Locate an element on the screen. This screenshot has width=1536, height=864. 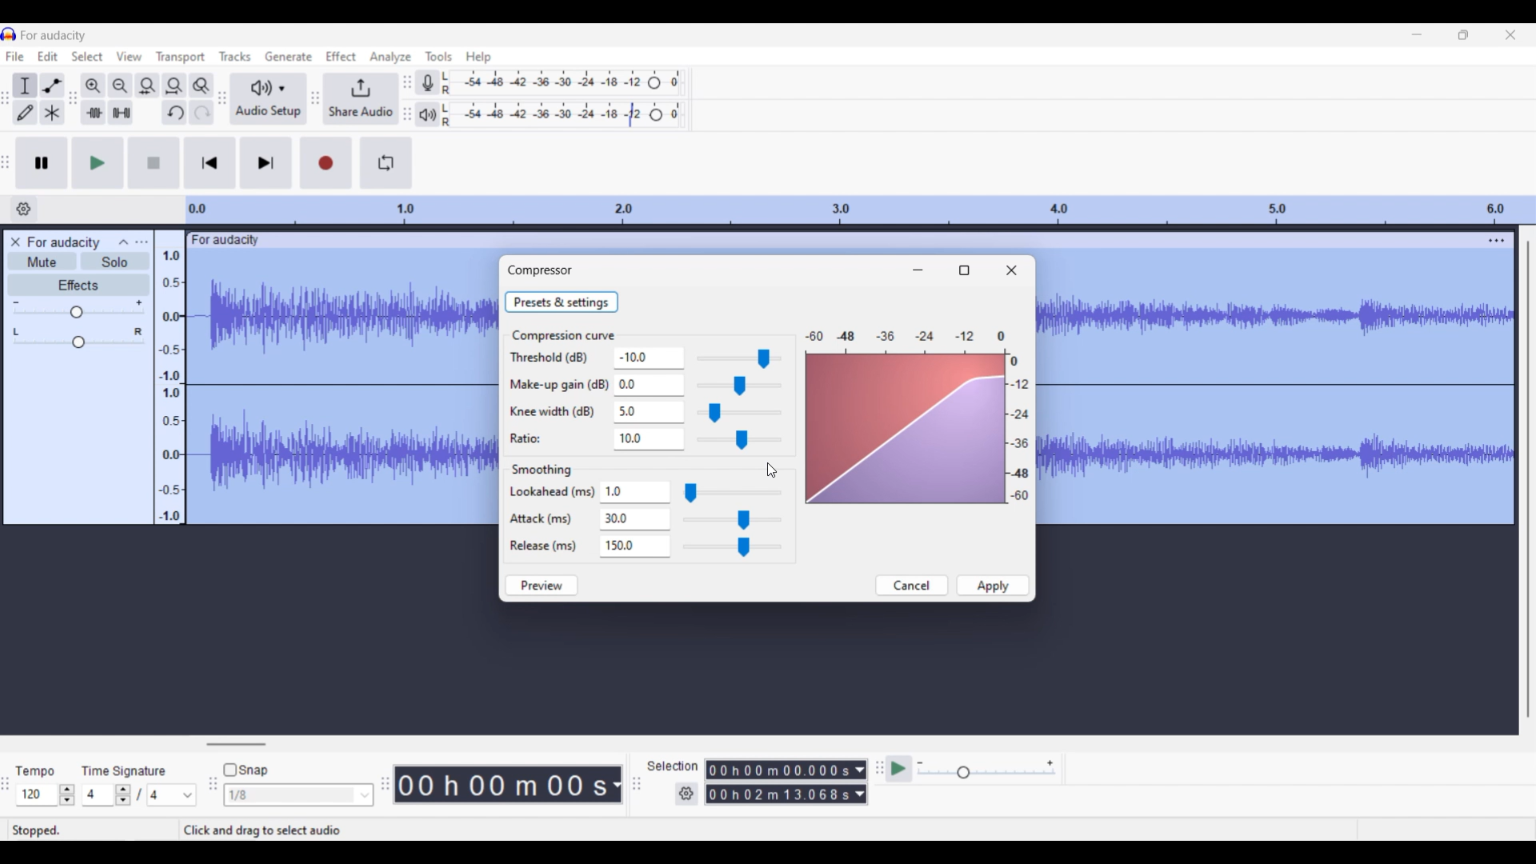
Effect is located at coordinates (341, 56).